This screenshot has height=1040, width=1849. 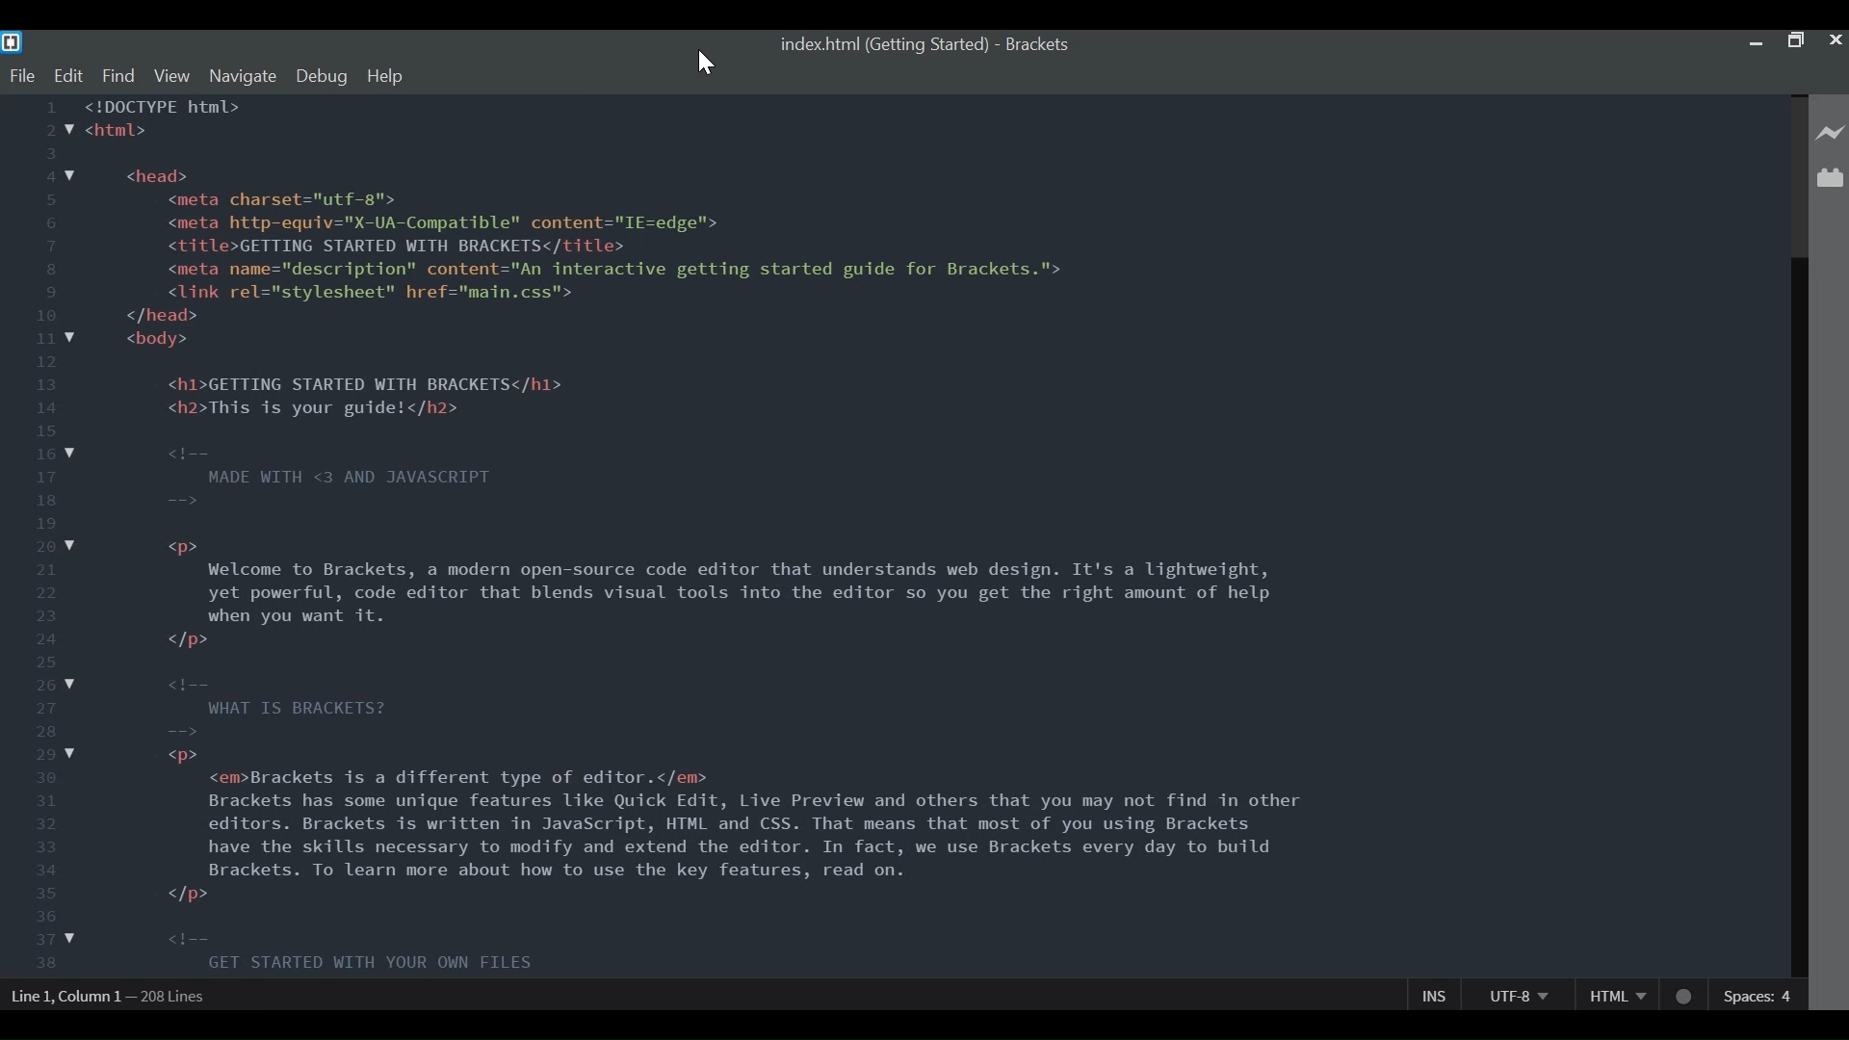 I want to click on Cursor, so click(x=707, y=64).